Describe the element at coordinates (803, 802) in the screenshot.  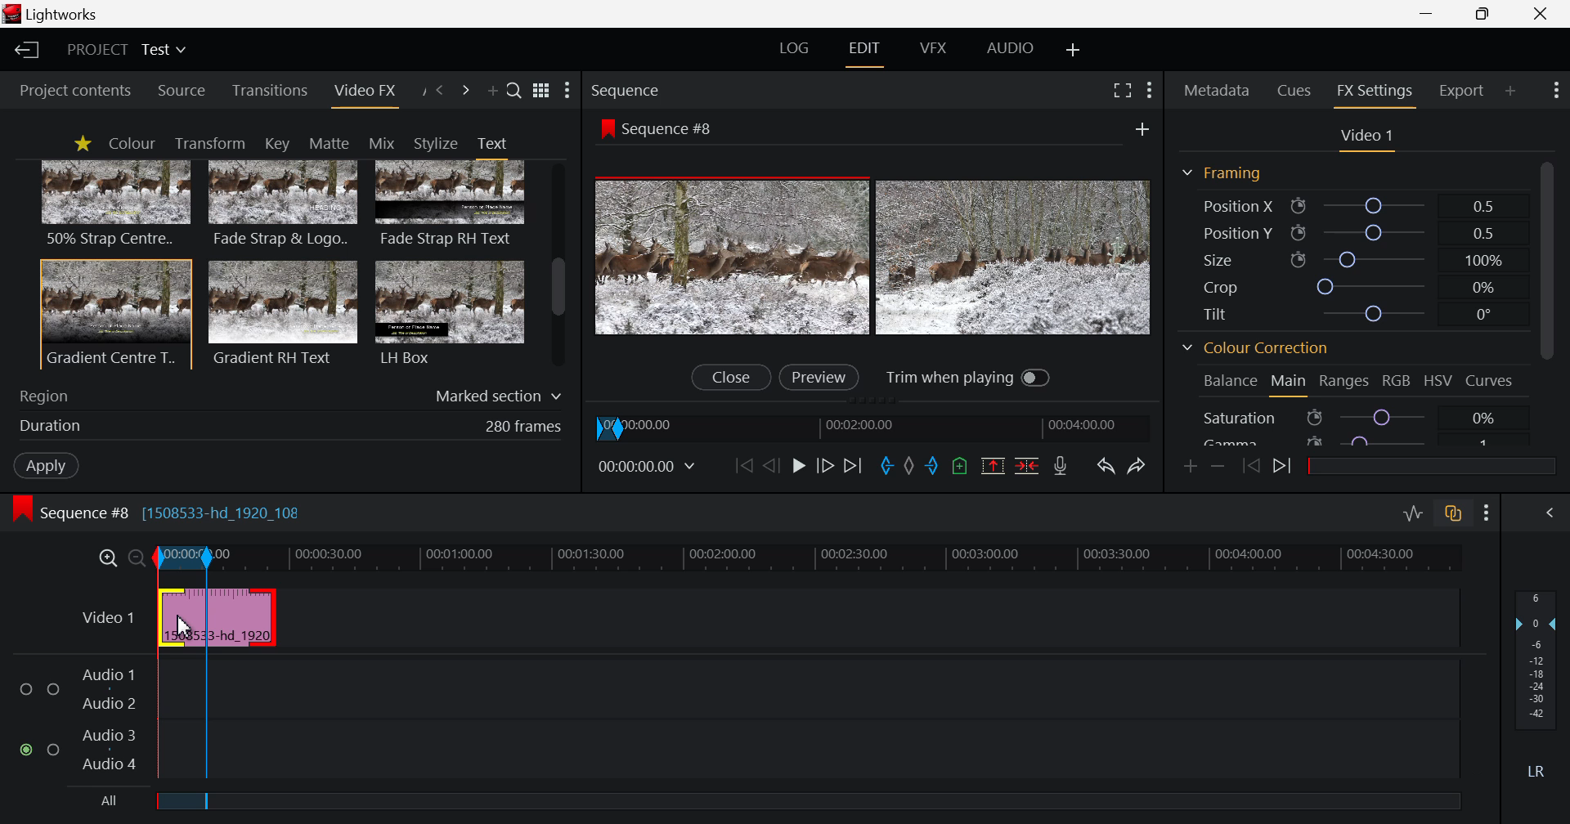
I see `All field` at that location.